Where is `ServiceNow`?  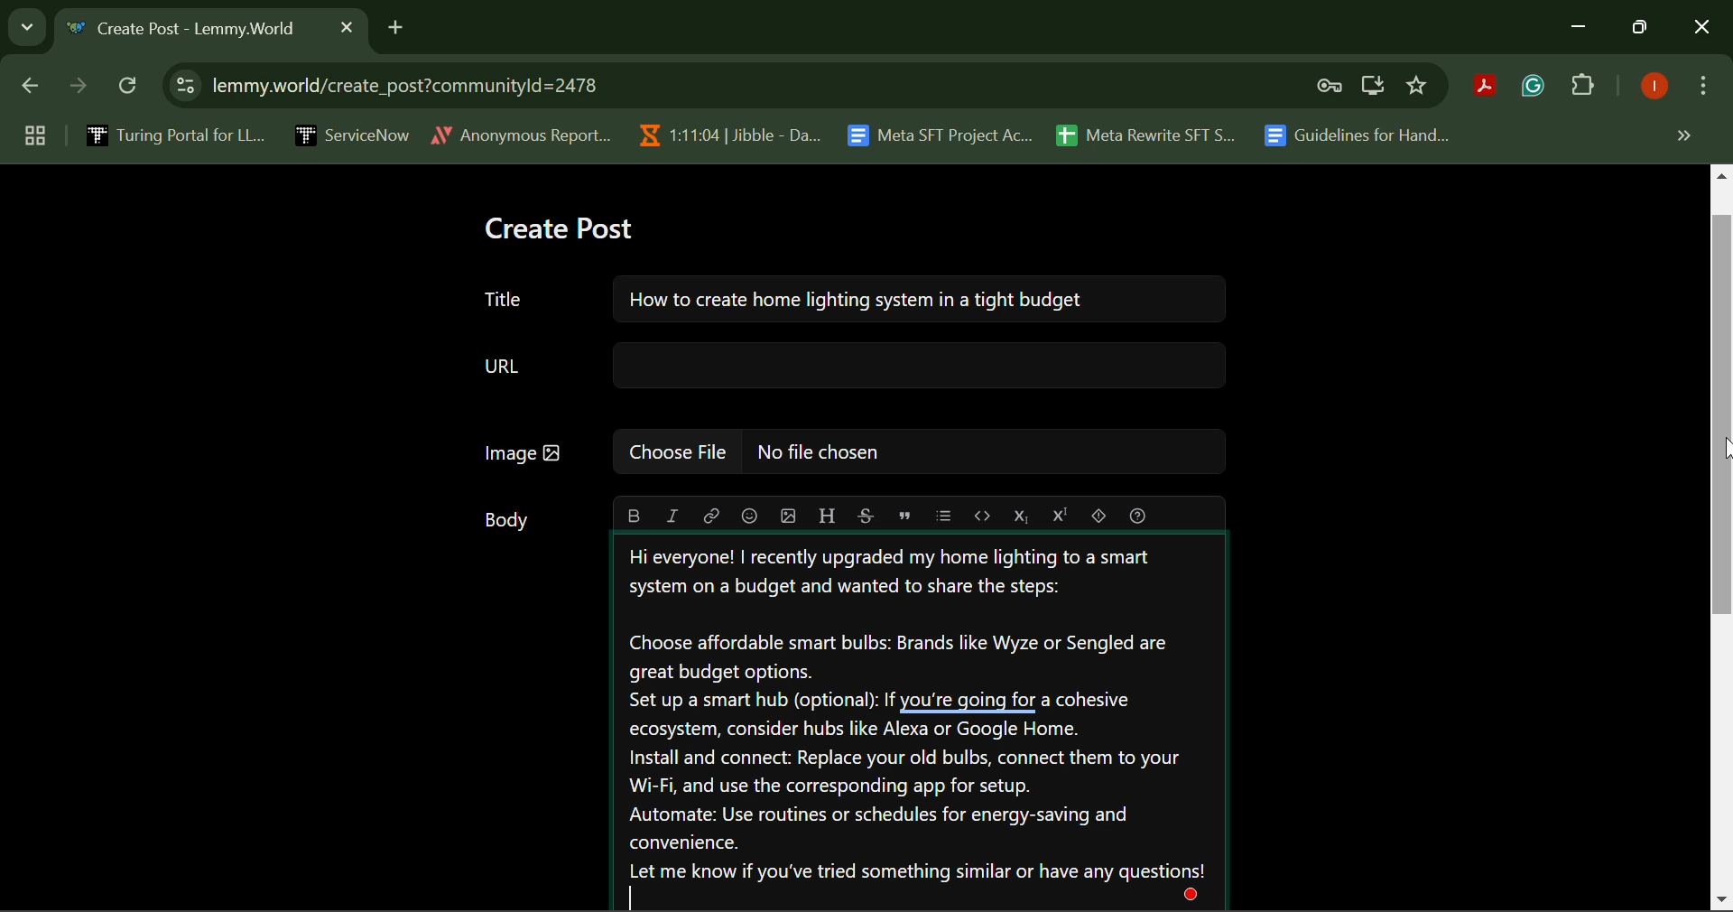 ServiceNow is located at coordinates (351, 134).